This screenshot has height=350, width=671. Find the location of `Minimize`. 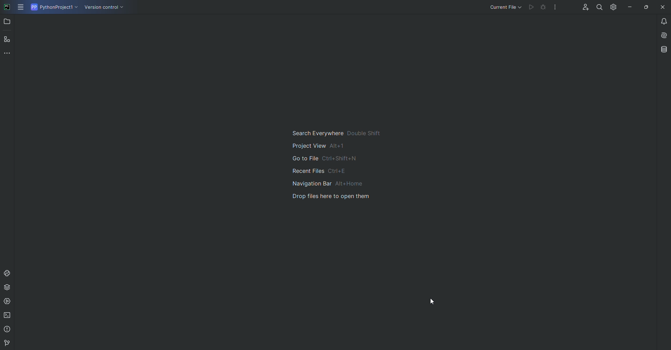

Minimize is located at coordinates (628, 7).